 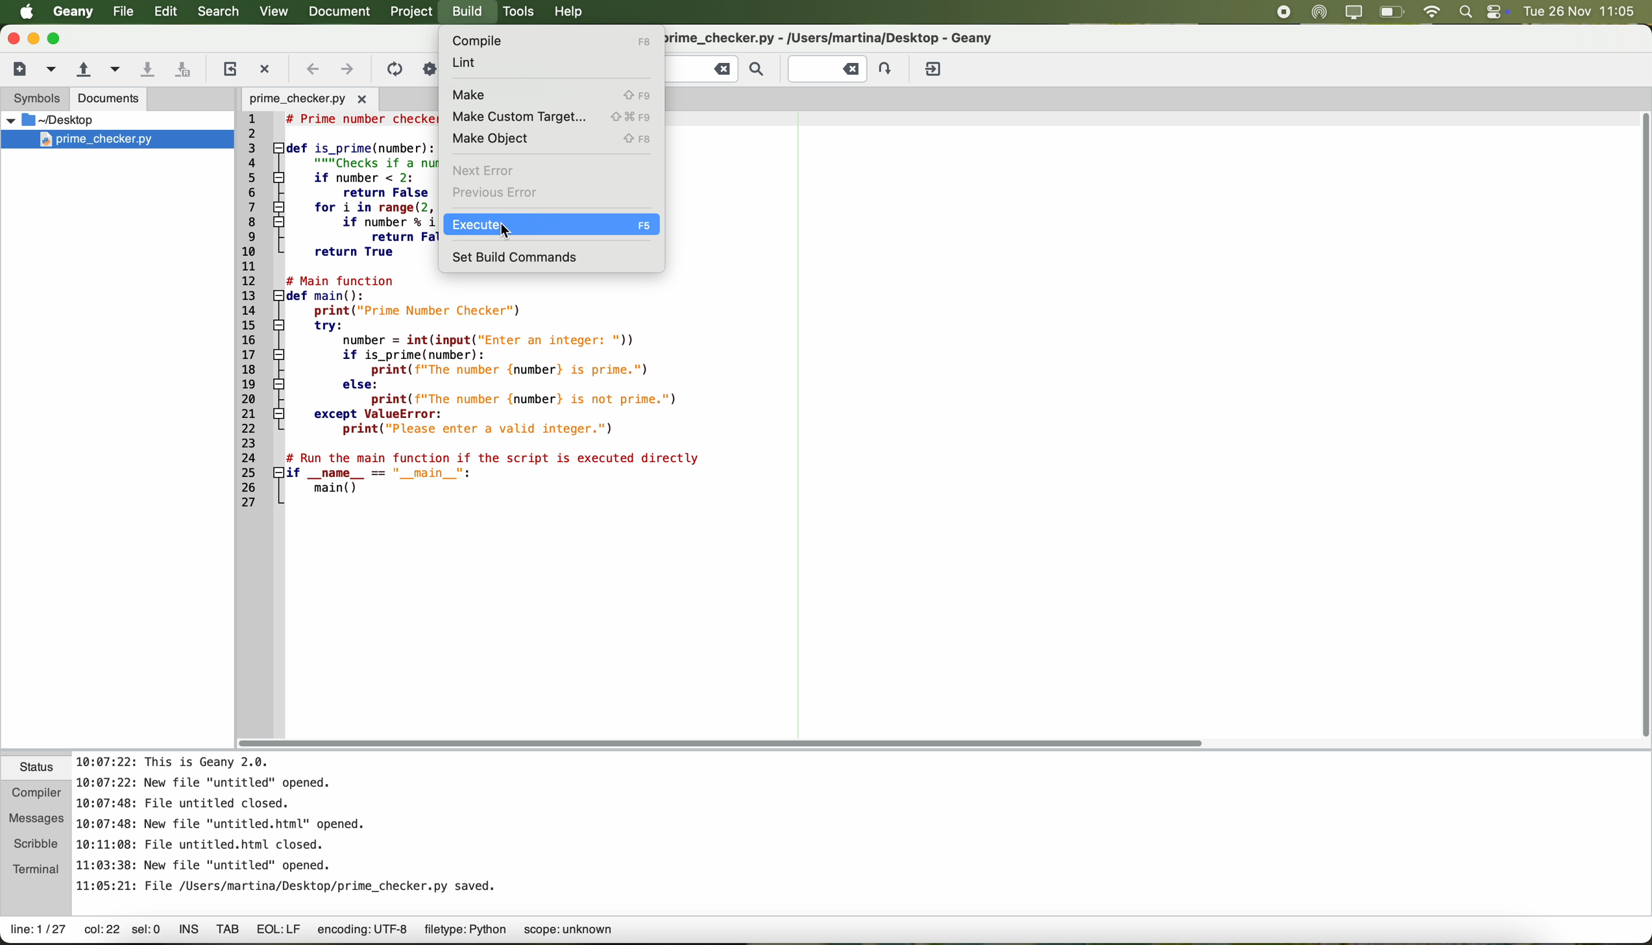 What do you see at coordinates (112, 69) in the screenshot?
I see `open a recent file` at bounding box center [112, 69].